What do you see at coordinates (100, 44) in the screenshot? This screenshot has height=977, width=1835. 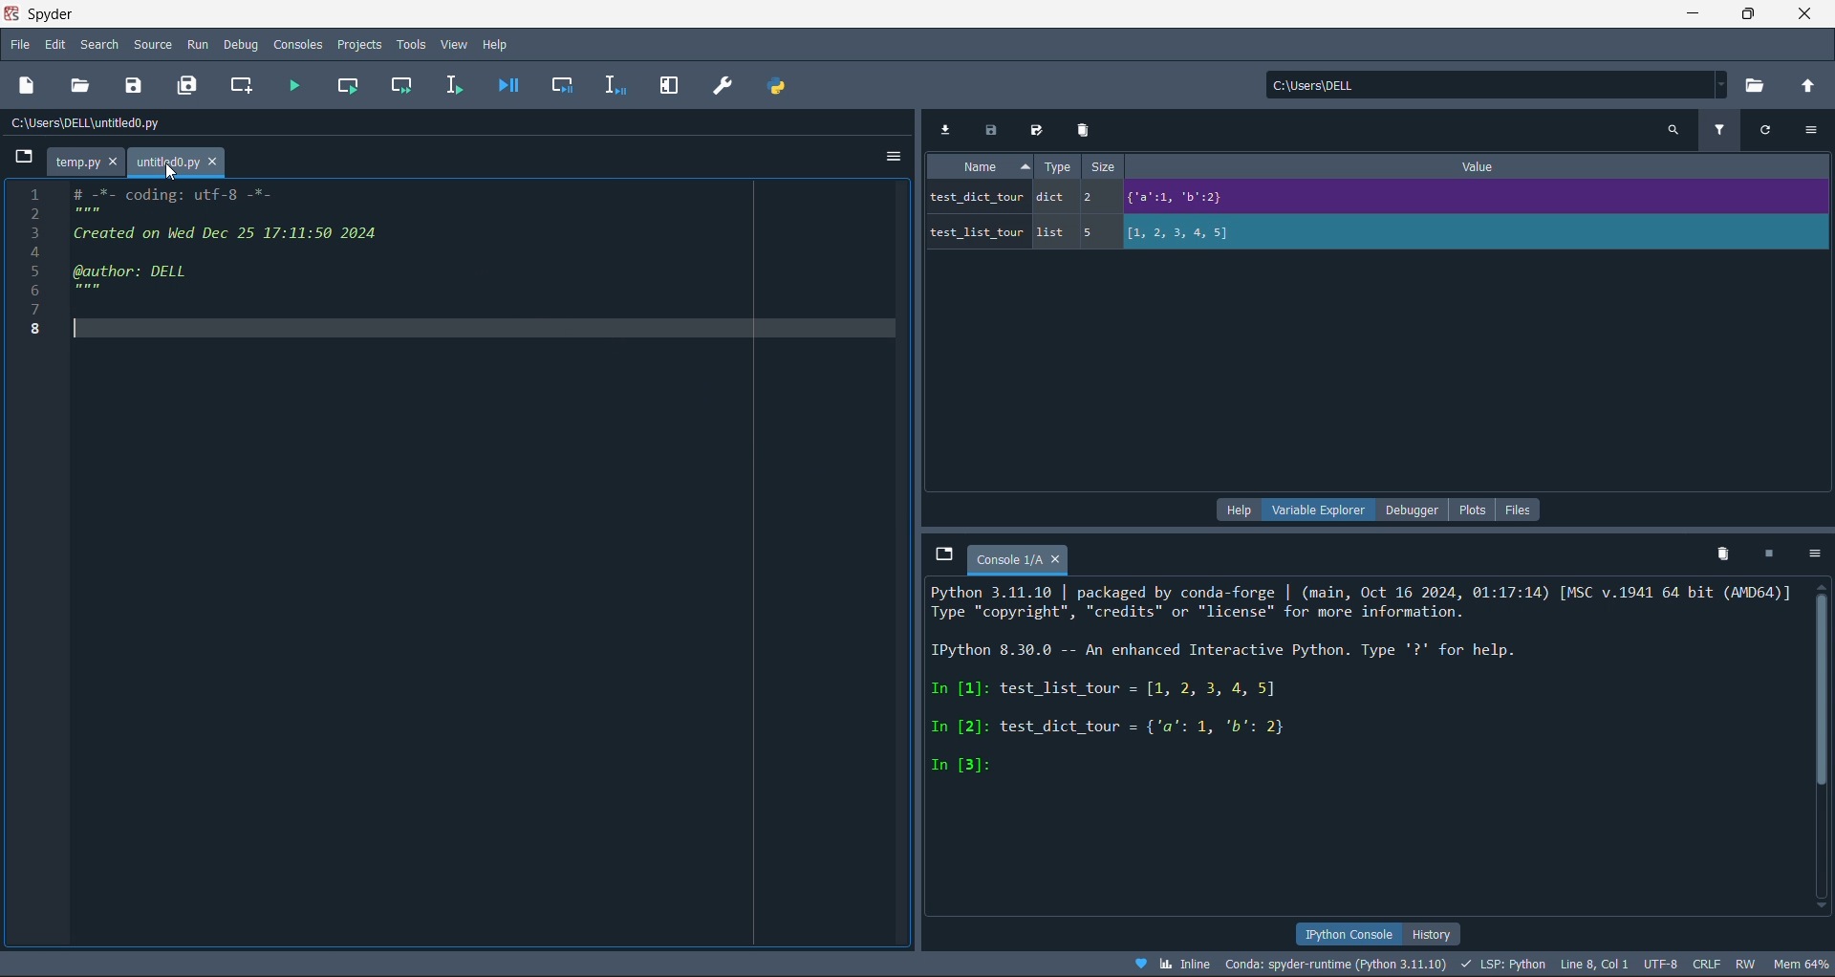 I see `search` at bounding box center [100, 44].